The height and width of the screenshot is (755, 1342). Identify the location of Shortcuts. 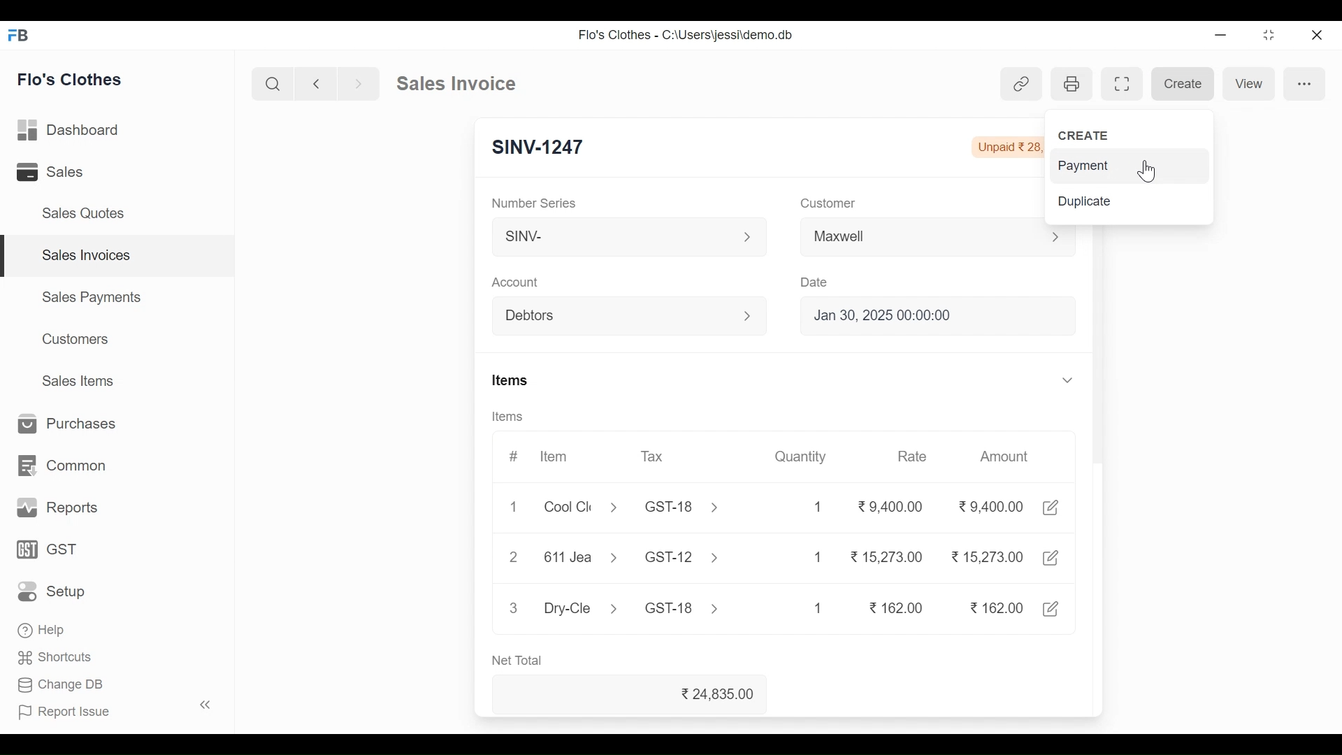
(56, 660).